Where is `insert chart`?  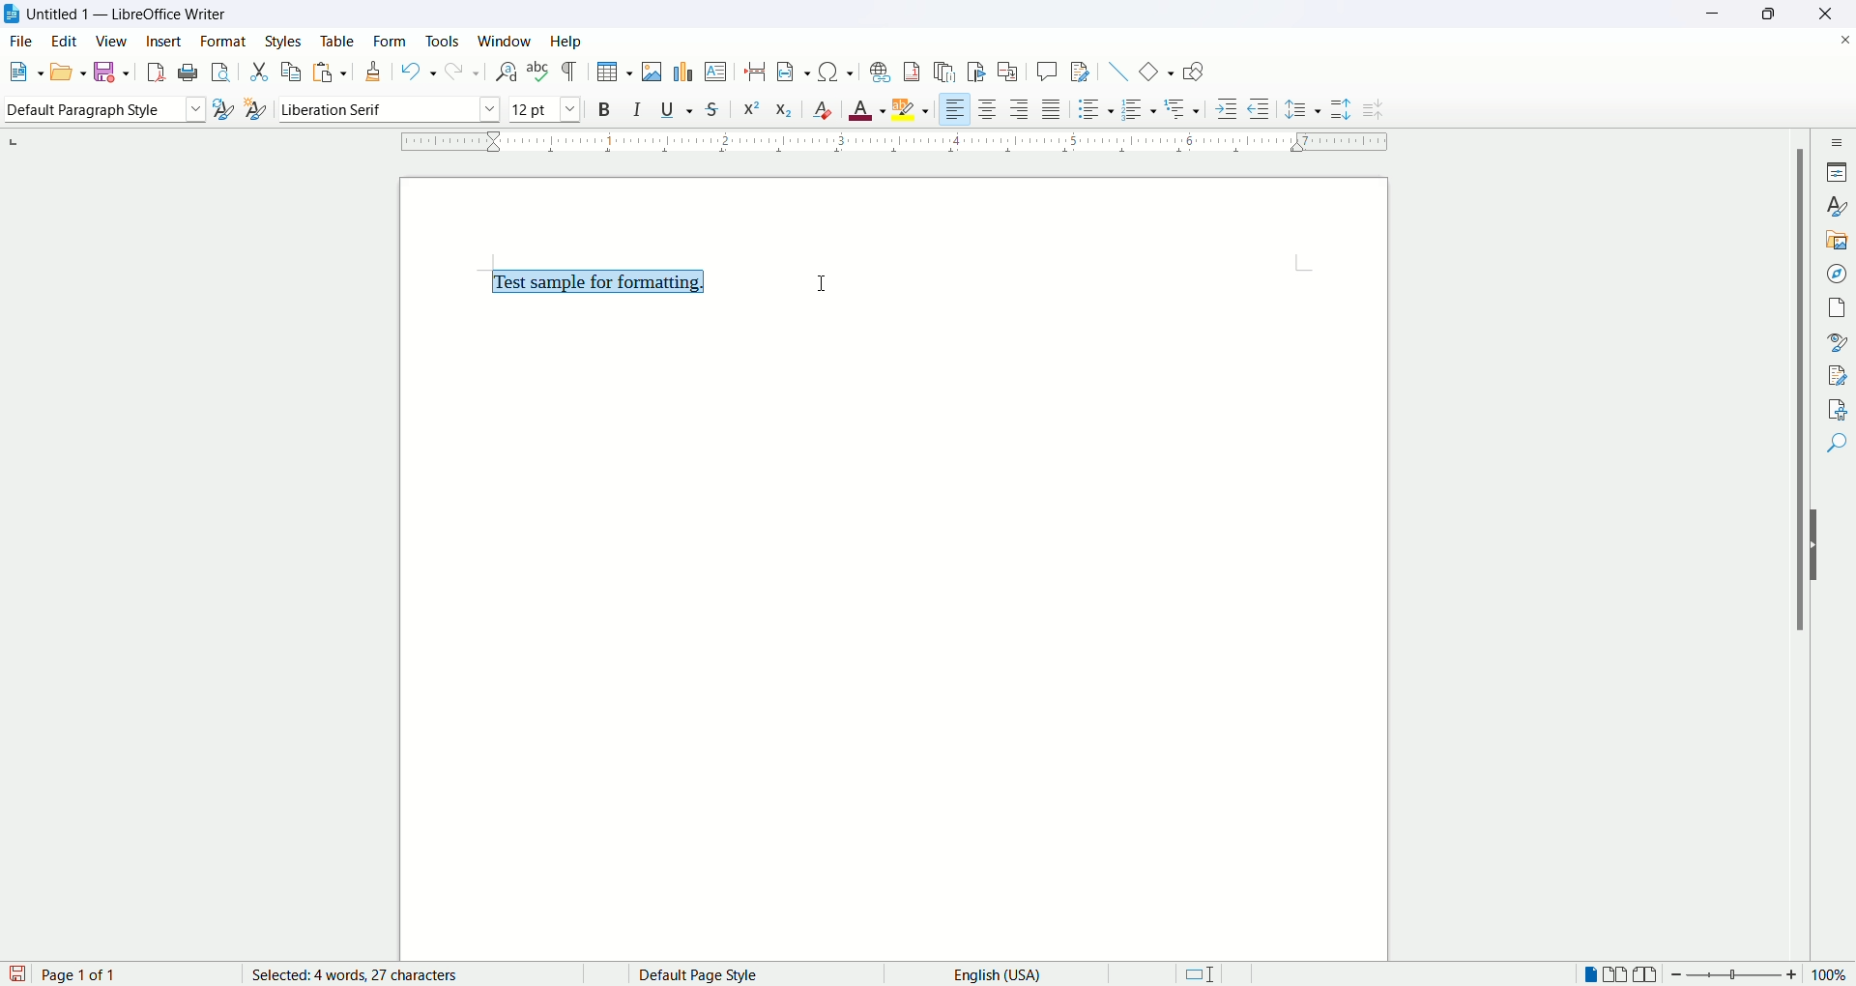 insert chart is located at coordinates (680, 72).